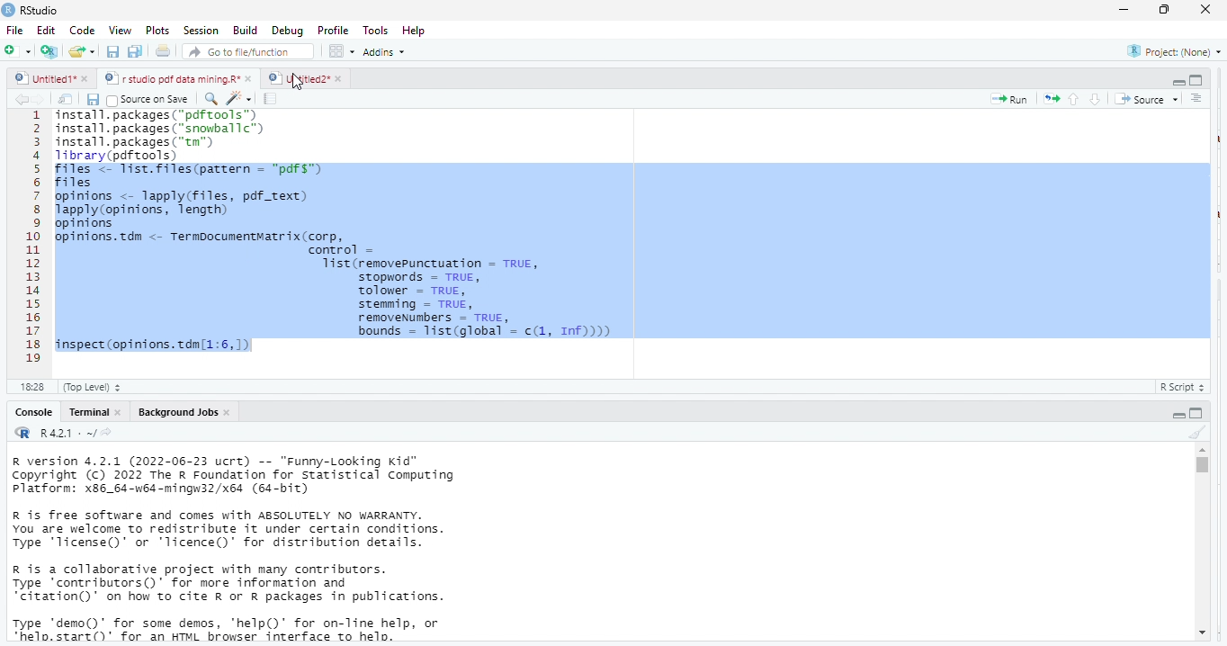 The width and height of the screenshot is (1227, 646). Describe the element at coordinates (1072, 99) in the screenshot. I see `go to previous section/chunk` at that location.